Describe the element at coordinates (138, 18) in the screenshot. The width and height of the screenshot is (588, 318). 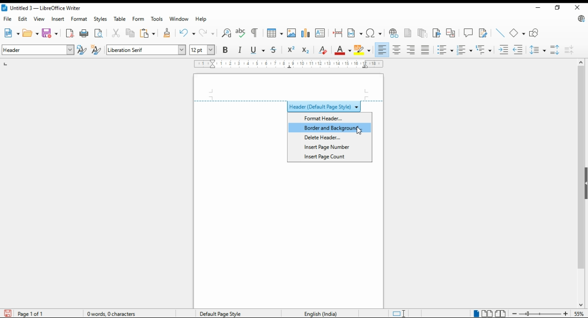
I see `form` at that location.